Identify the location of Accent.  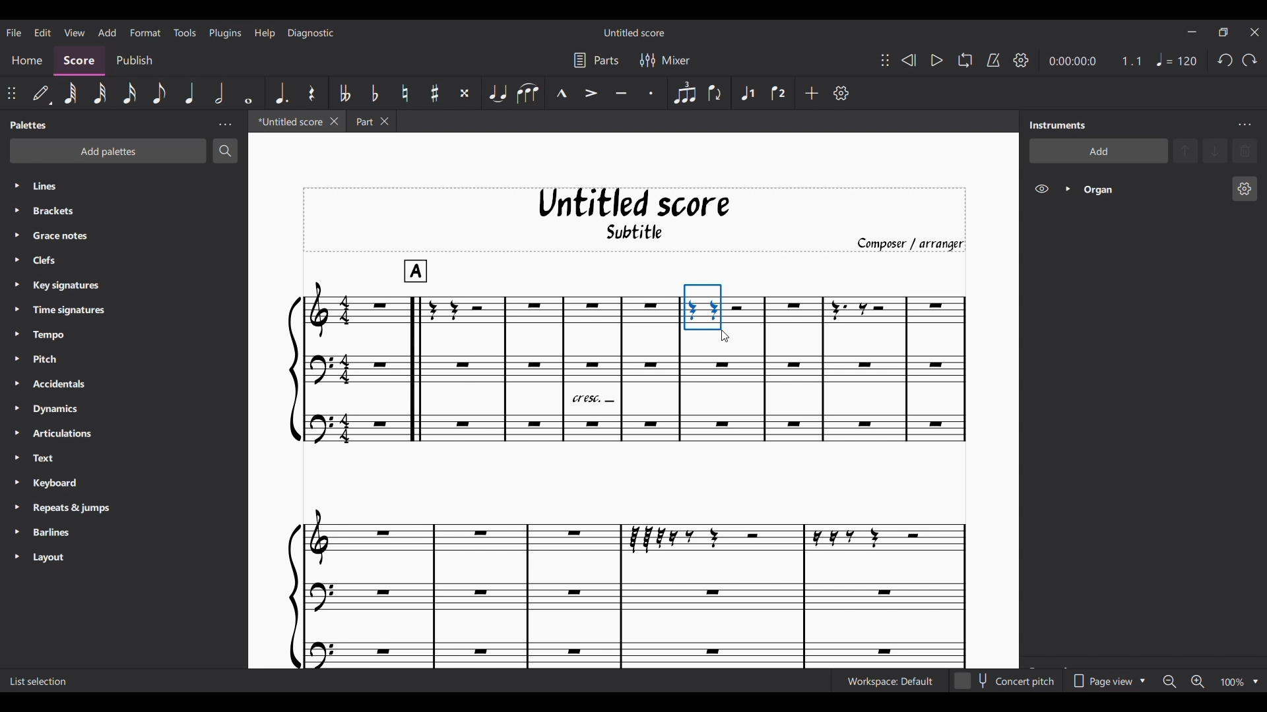
(591, 94).